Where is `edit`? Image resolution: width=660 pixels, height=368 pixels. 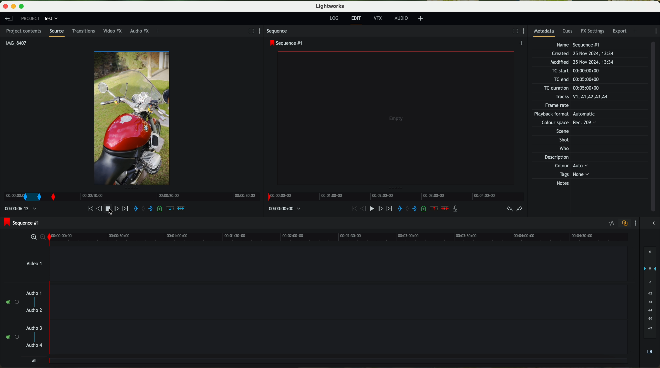
edit is located at coordinates (357, 20).